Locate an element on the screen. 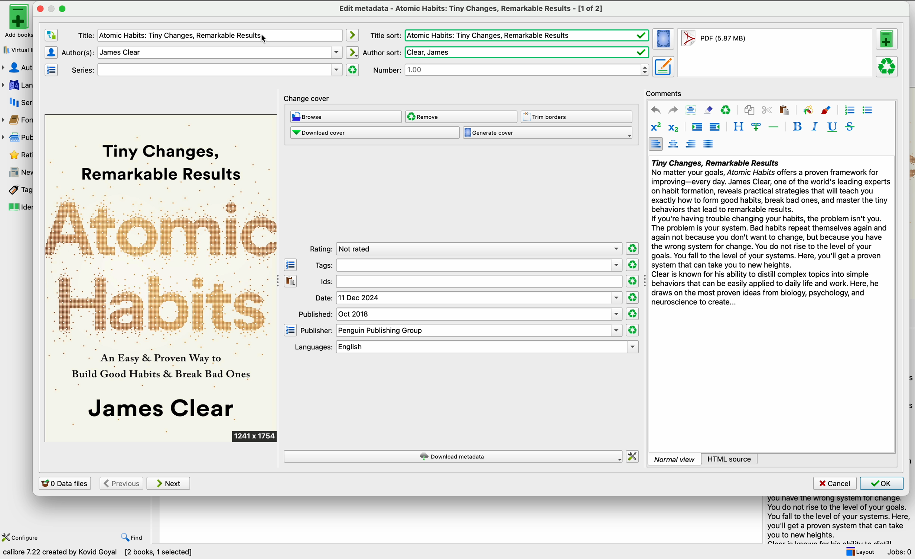 This screenshot has width=915, height=559. remove the selected format from this book is located at coordinates (888, 67).